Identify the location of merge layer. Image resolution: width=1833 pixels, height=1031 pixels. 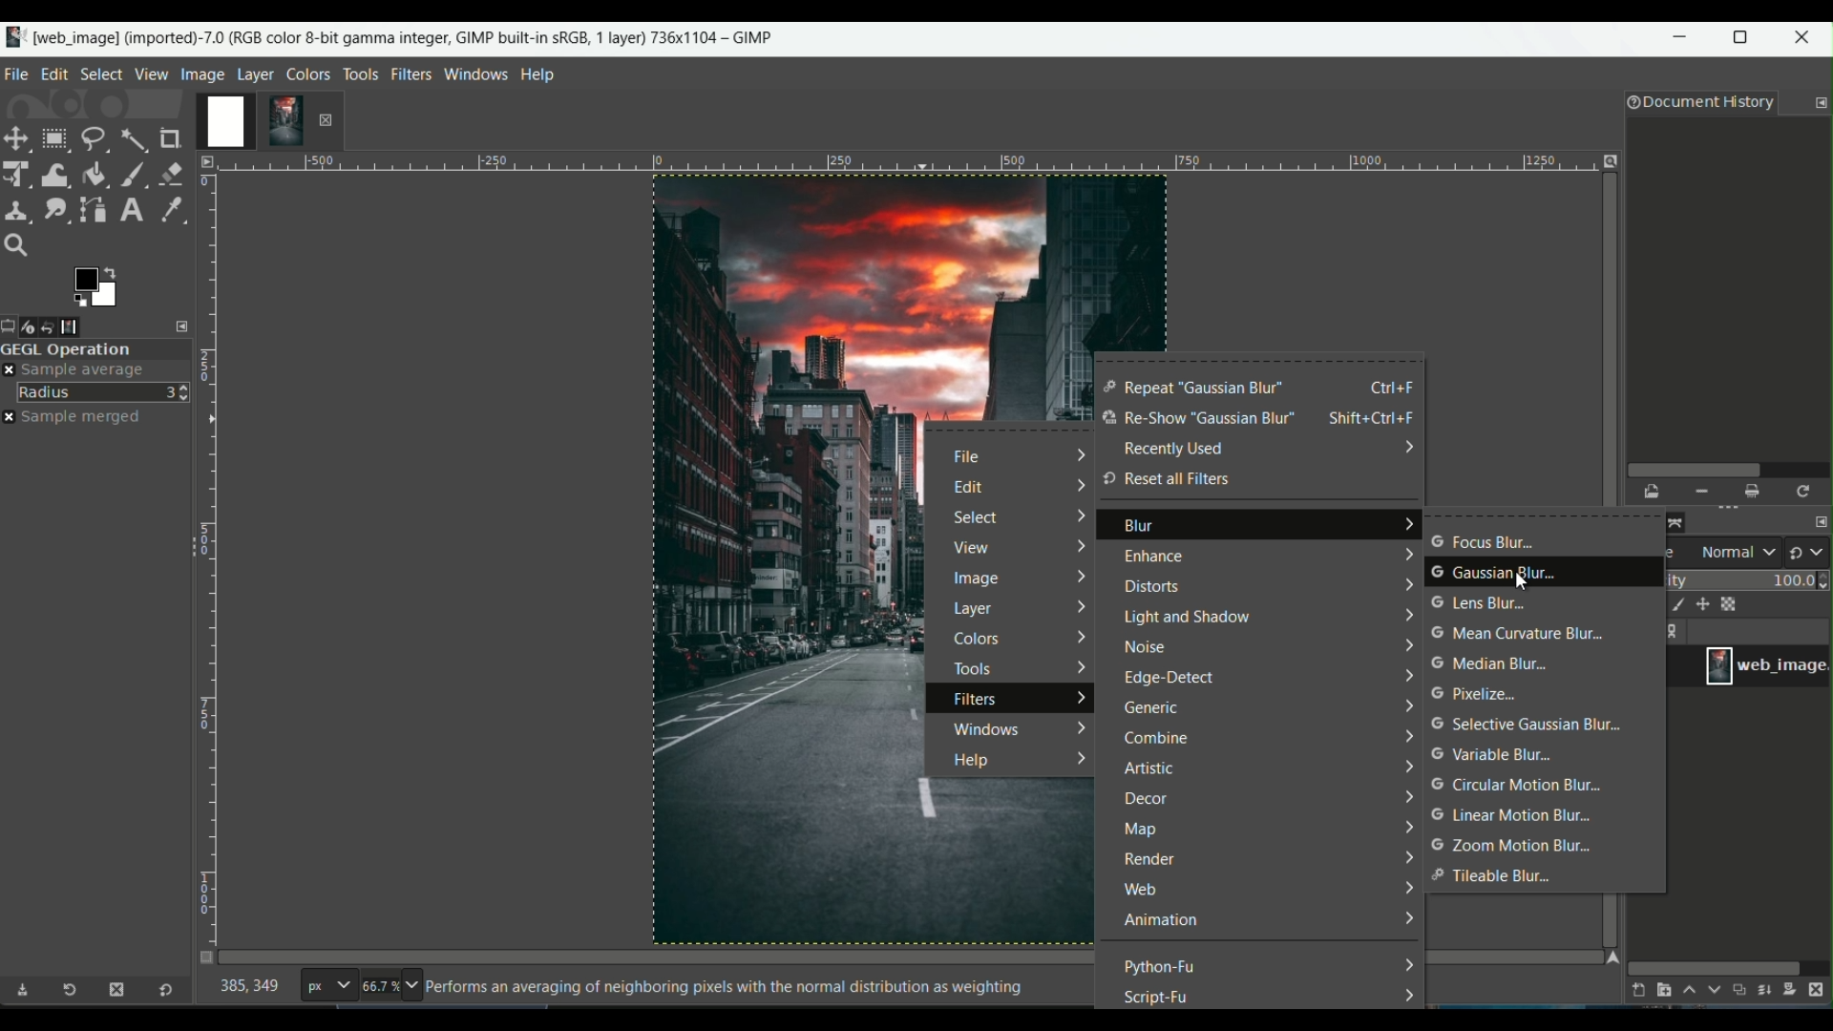
(1766, 991).